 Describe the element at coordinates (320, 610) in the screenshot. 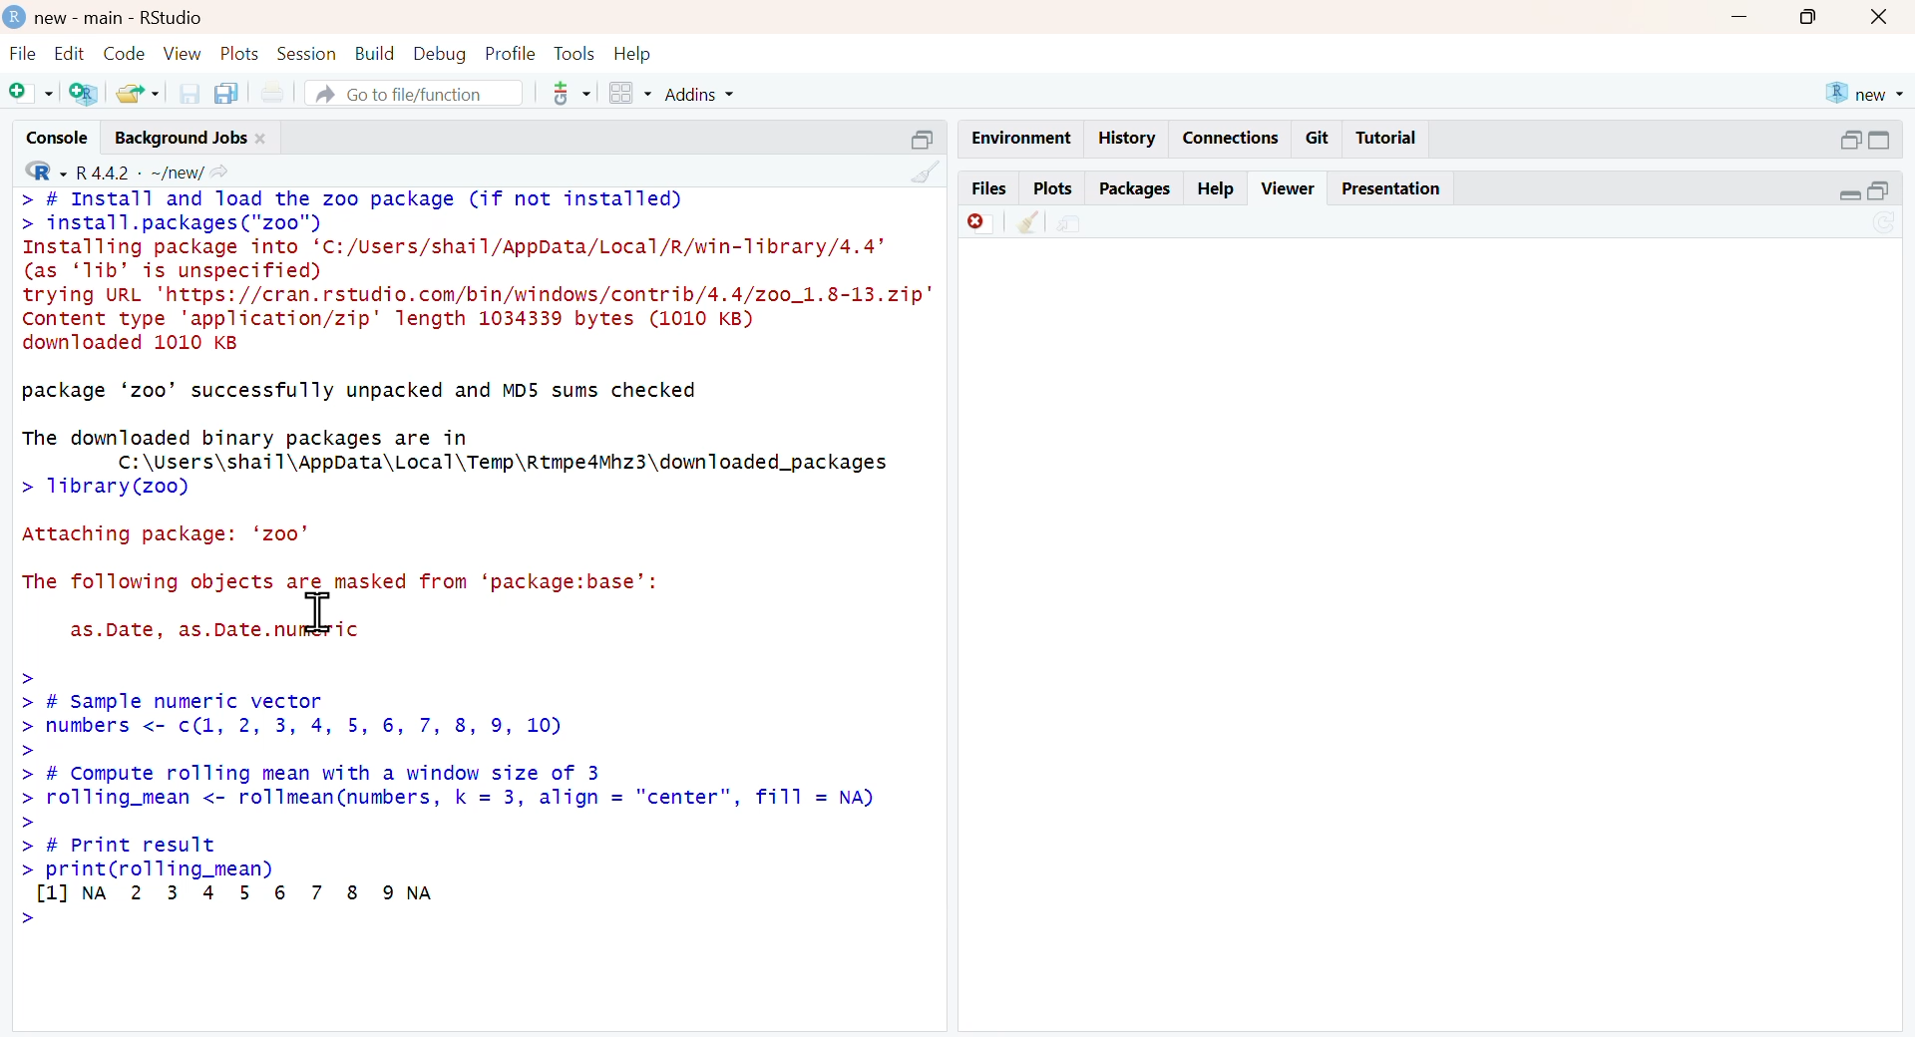

I see `cursor` at that location.